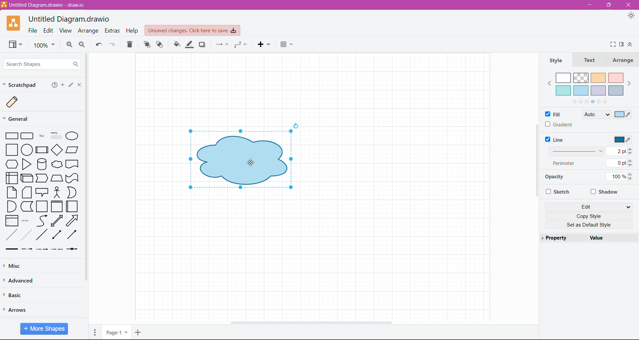  I want to click on Minimize, so click(589, 5).